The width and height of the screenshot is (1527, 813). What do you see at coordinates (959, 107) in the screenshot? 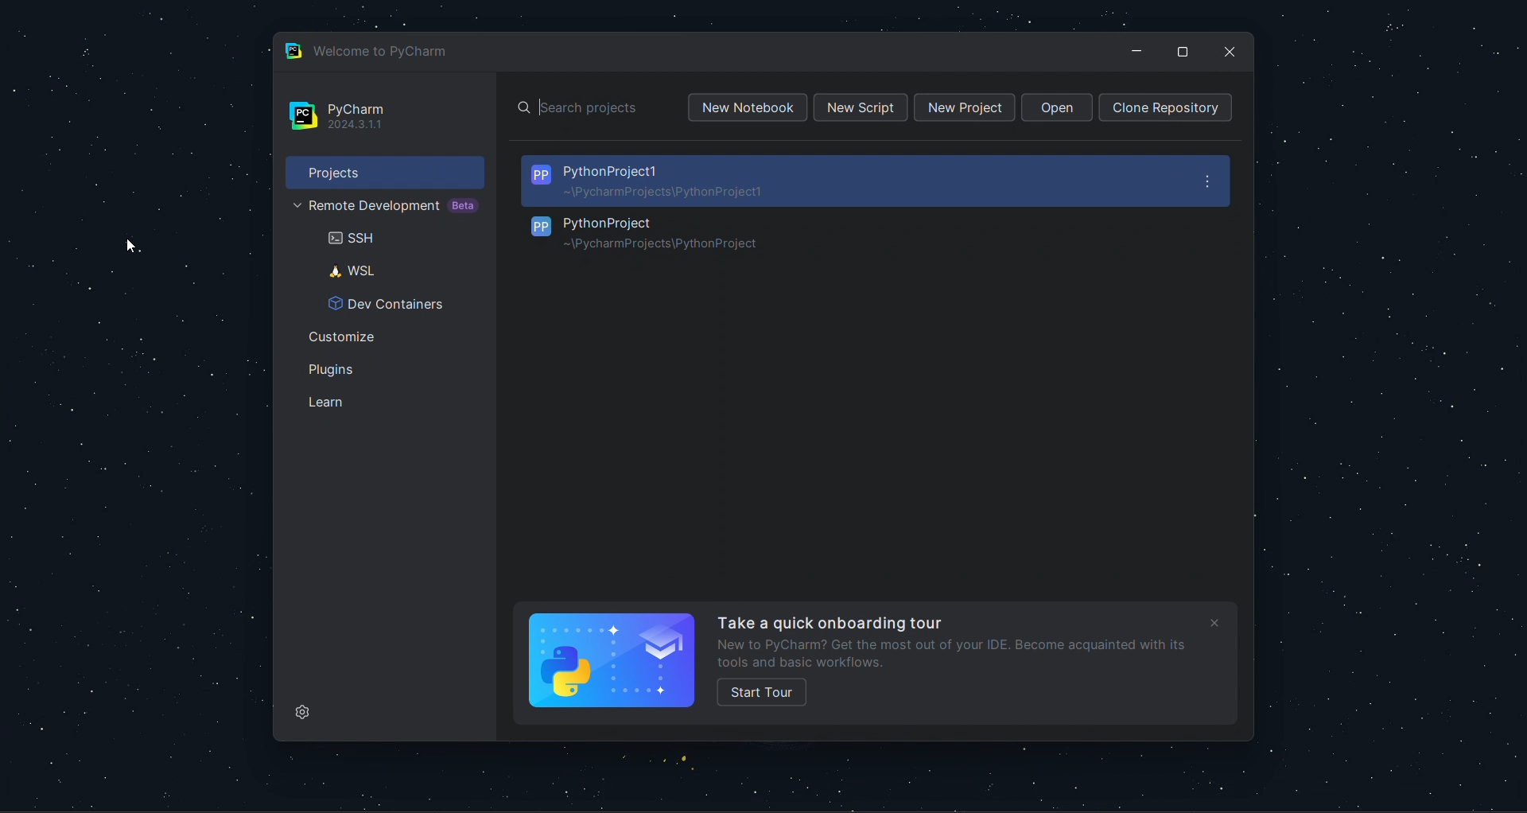
I see `new project` at bounding box center [959, 107].